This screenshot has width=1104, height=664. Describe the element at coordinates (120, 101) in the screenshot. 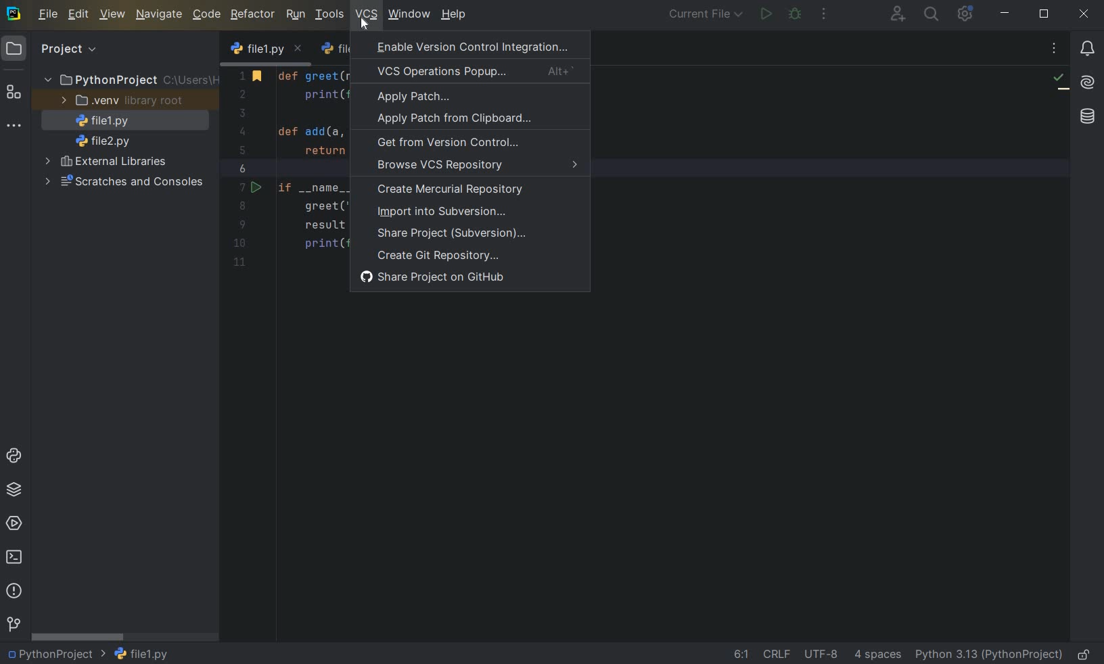

I see `.venv` at that location.